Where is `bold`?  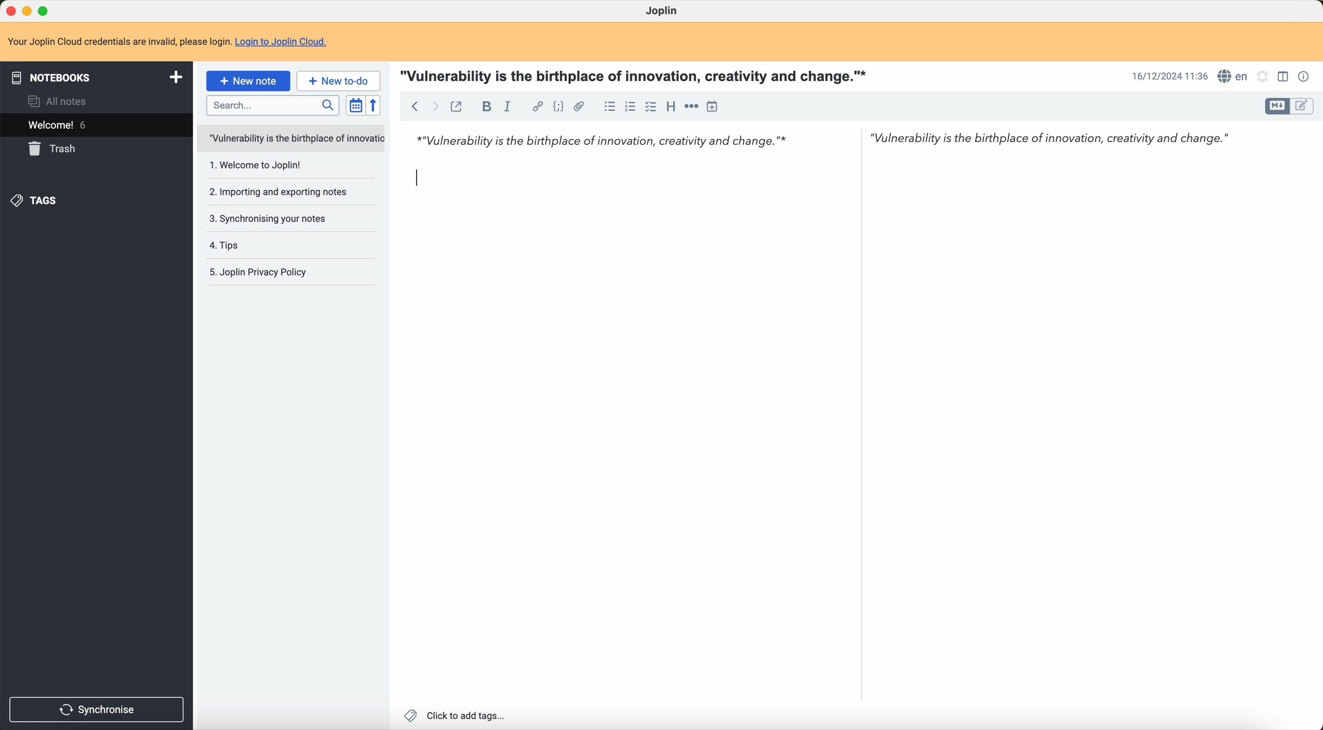 bold is located at coordinates (484, 106).